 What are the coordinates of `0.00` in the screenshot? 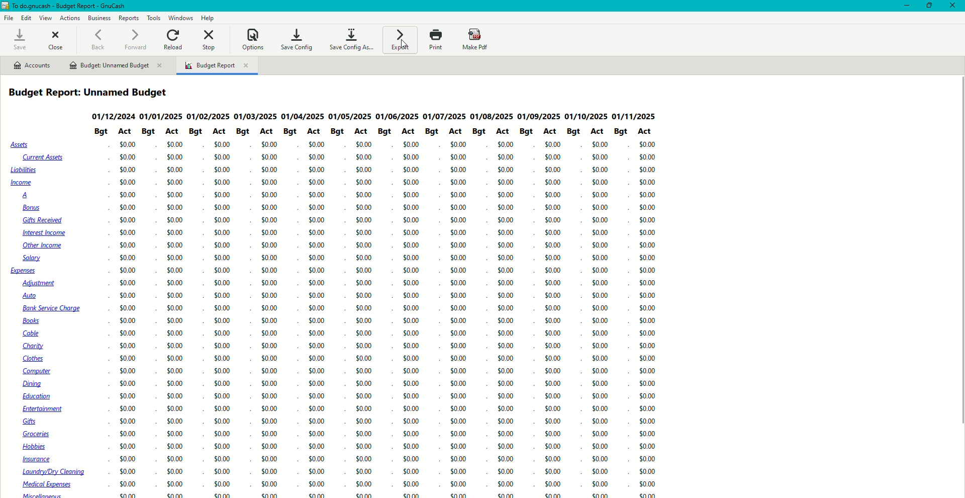 It's located at (130, 272).